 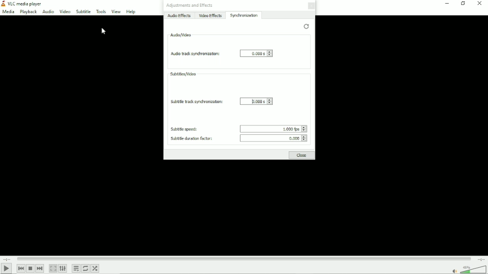 What do you see at coordinates (181, 74) in the screenshot?
I see `Subtitles/video` at bounding box center [181, 74].